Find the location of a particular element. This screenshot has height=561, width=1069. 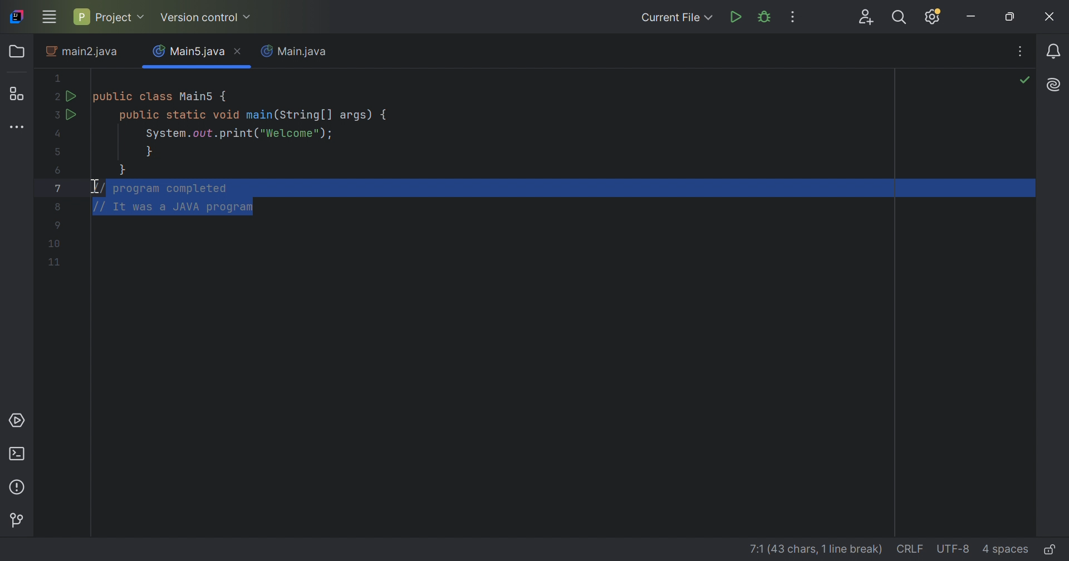

Close is located at coordinates (241, 52).